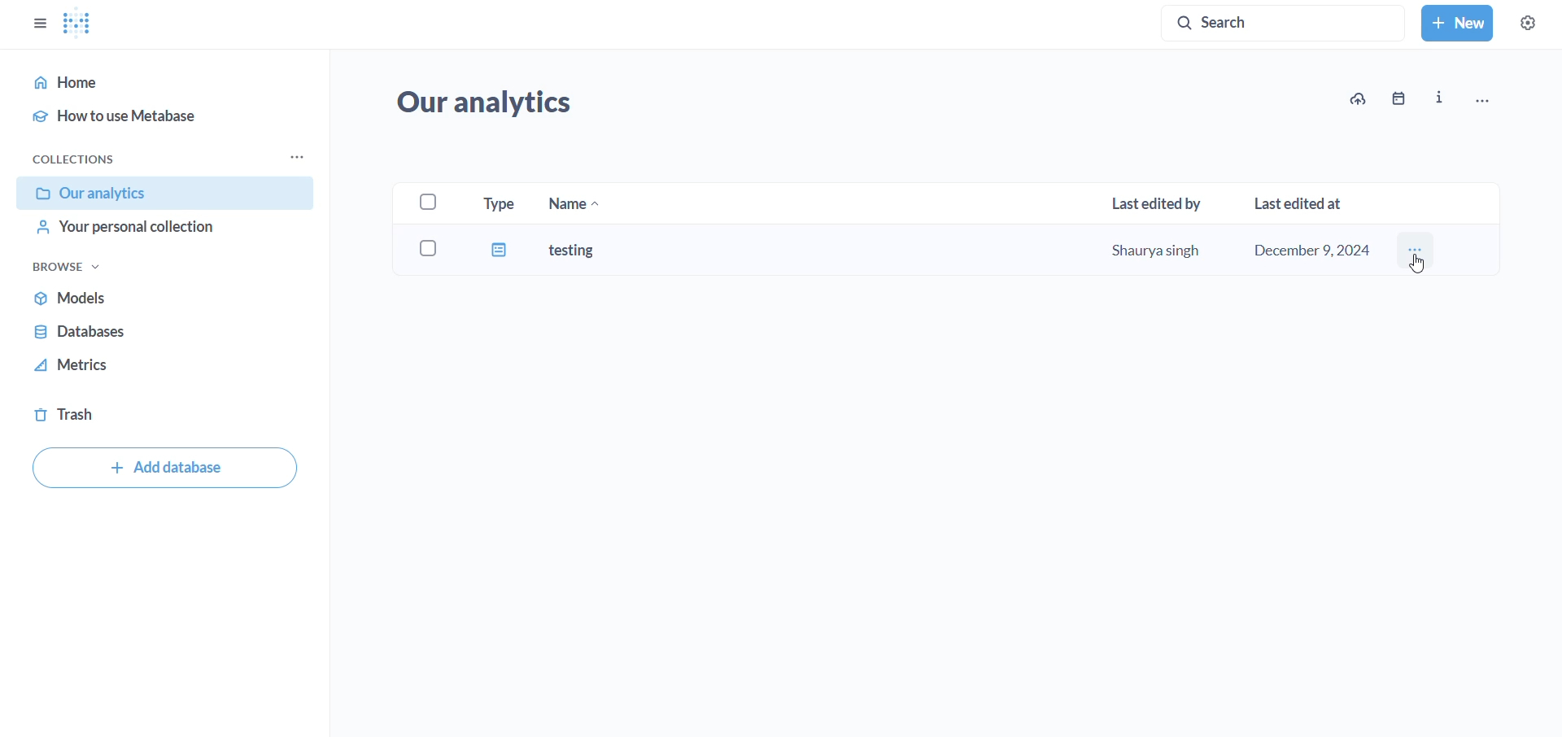  What do you see at coordinates (1285, 24) in the screenshot?
I see `search button` at bounding box center [1285, 24].